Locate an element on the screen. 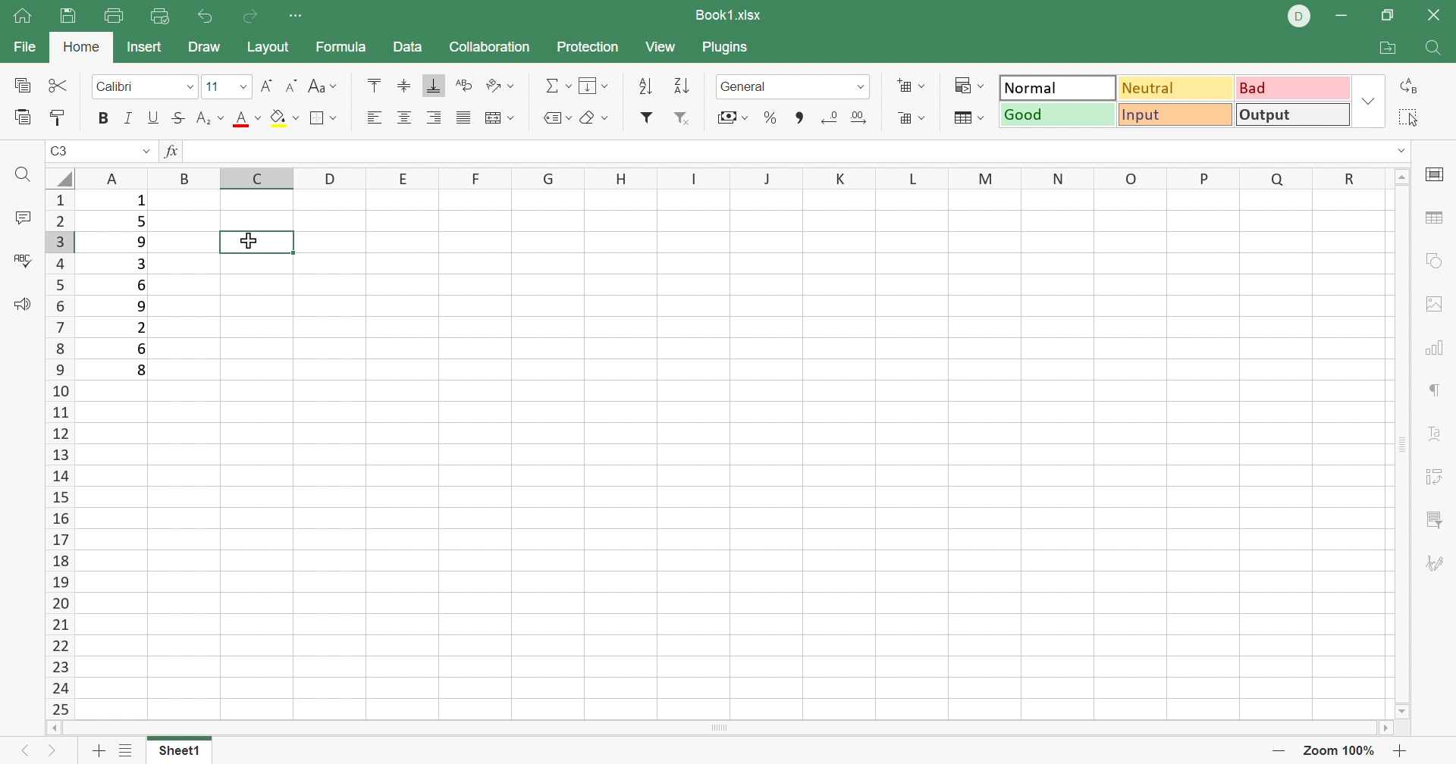  Drop Down is located at coordinates (861, 86).